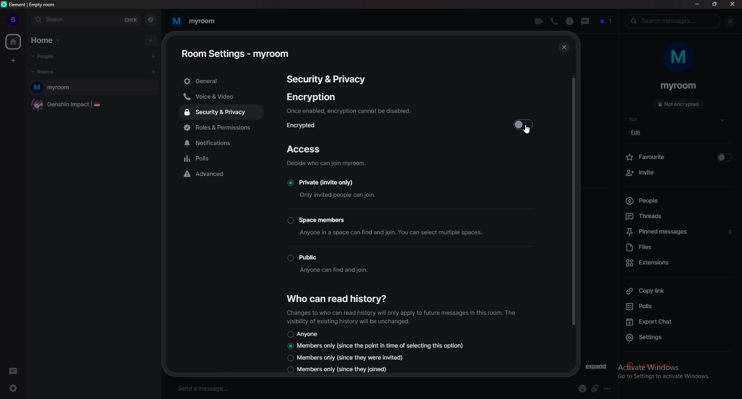  What do you see at coordinates (228, 129) in the screenshot?
I see `roles and permissions` at bounding box center [228, 129].